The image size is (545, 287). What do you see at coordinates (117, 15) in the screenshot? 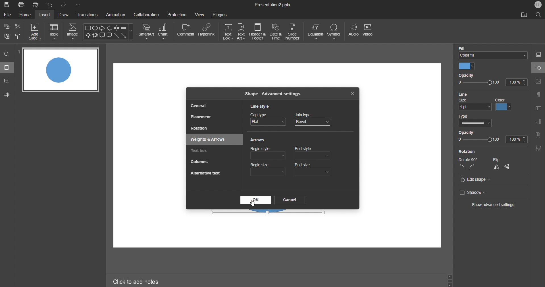
I see `Animation` at bounding box center [117, 15].